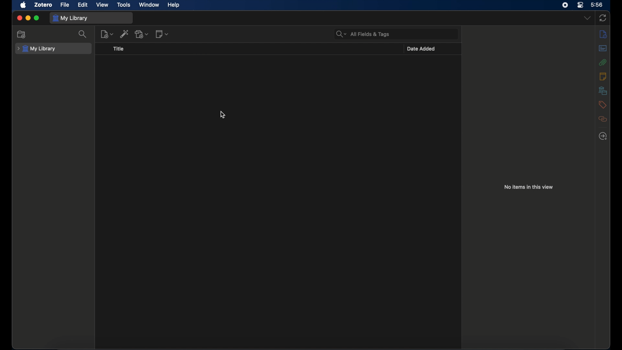 The height and width of the screenshot is (350, 622). Describe the element at coordinates (603, 90) in the screenshot. I see `libraries` at that location.